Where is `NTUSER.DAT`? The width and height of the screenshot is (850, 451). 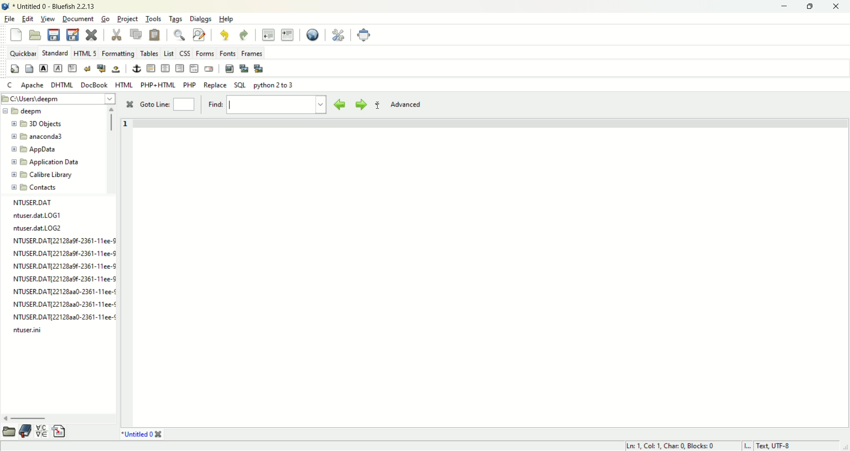 NTUSER.DAT is located at coordinates (34, 203).